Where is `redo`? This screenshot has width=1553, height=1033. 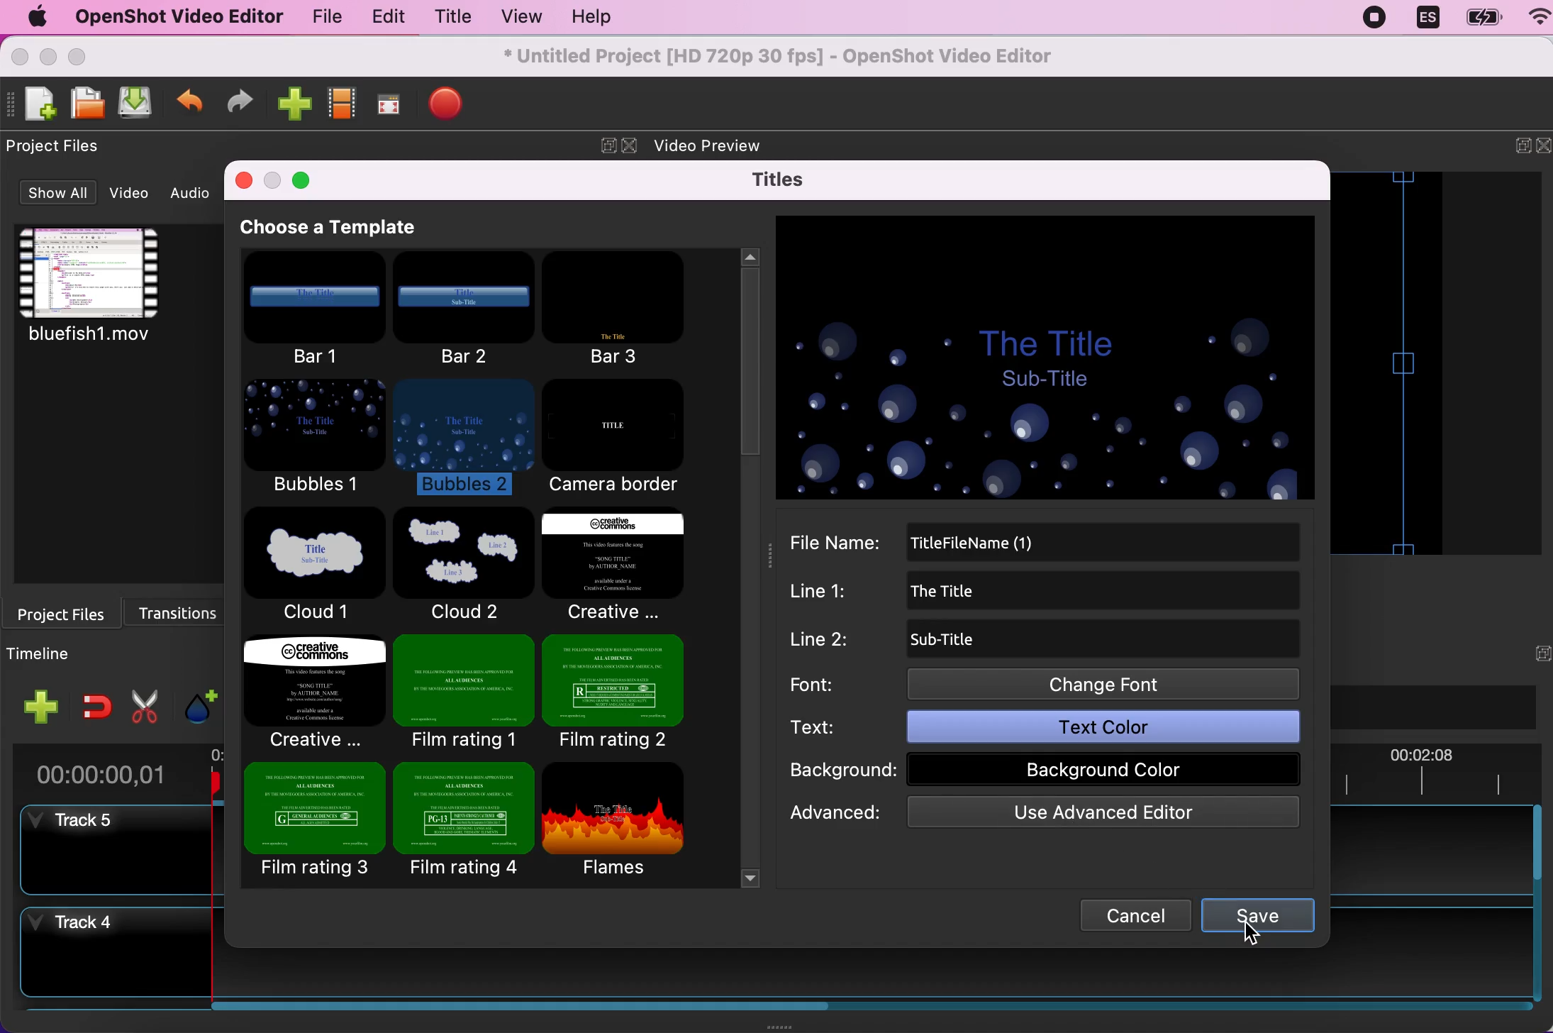
redo is located at coordinates (240, 104).